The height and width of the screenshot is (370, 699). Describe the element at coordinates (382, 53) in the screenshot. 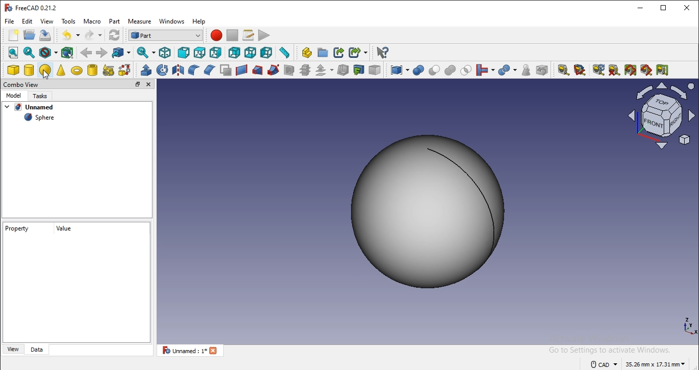

I see `what's this` at that location.